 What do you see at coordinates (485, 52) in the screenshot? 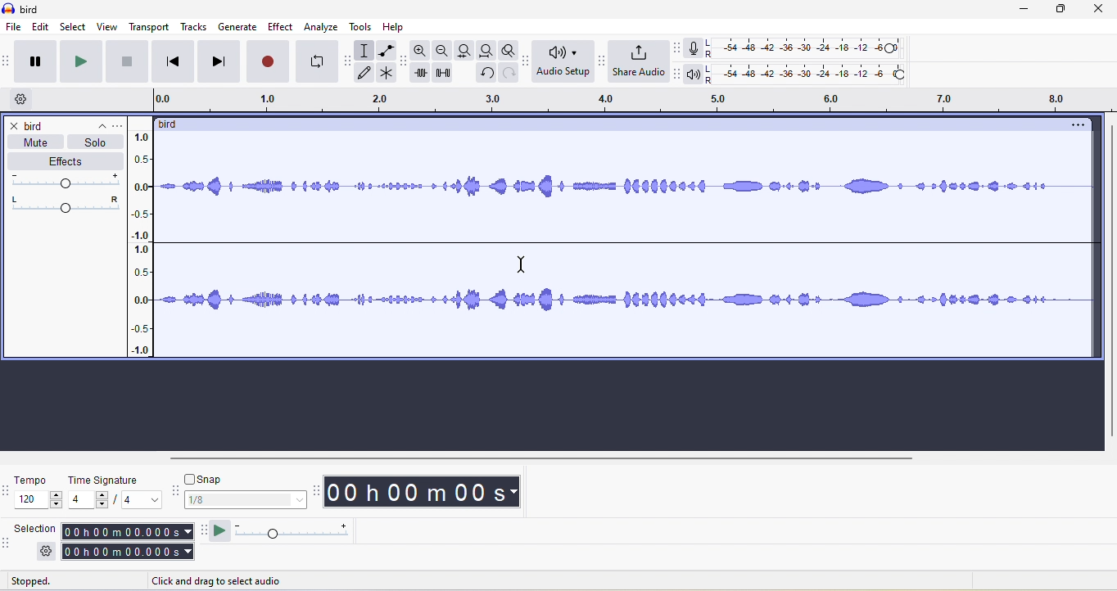
I see `fit project to width` at bounding box center [485, 52].